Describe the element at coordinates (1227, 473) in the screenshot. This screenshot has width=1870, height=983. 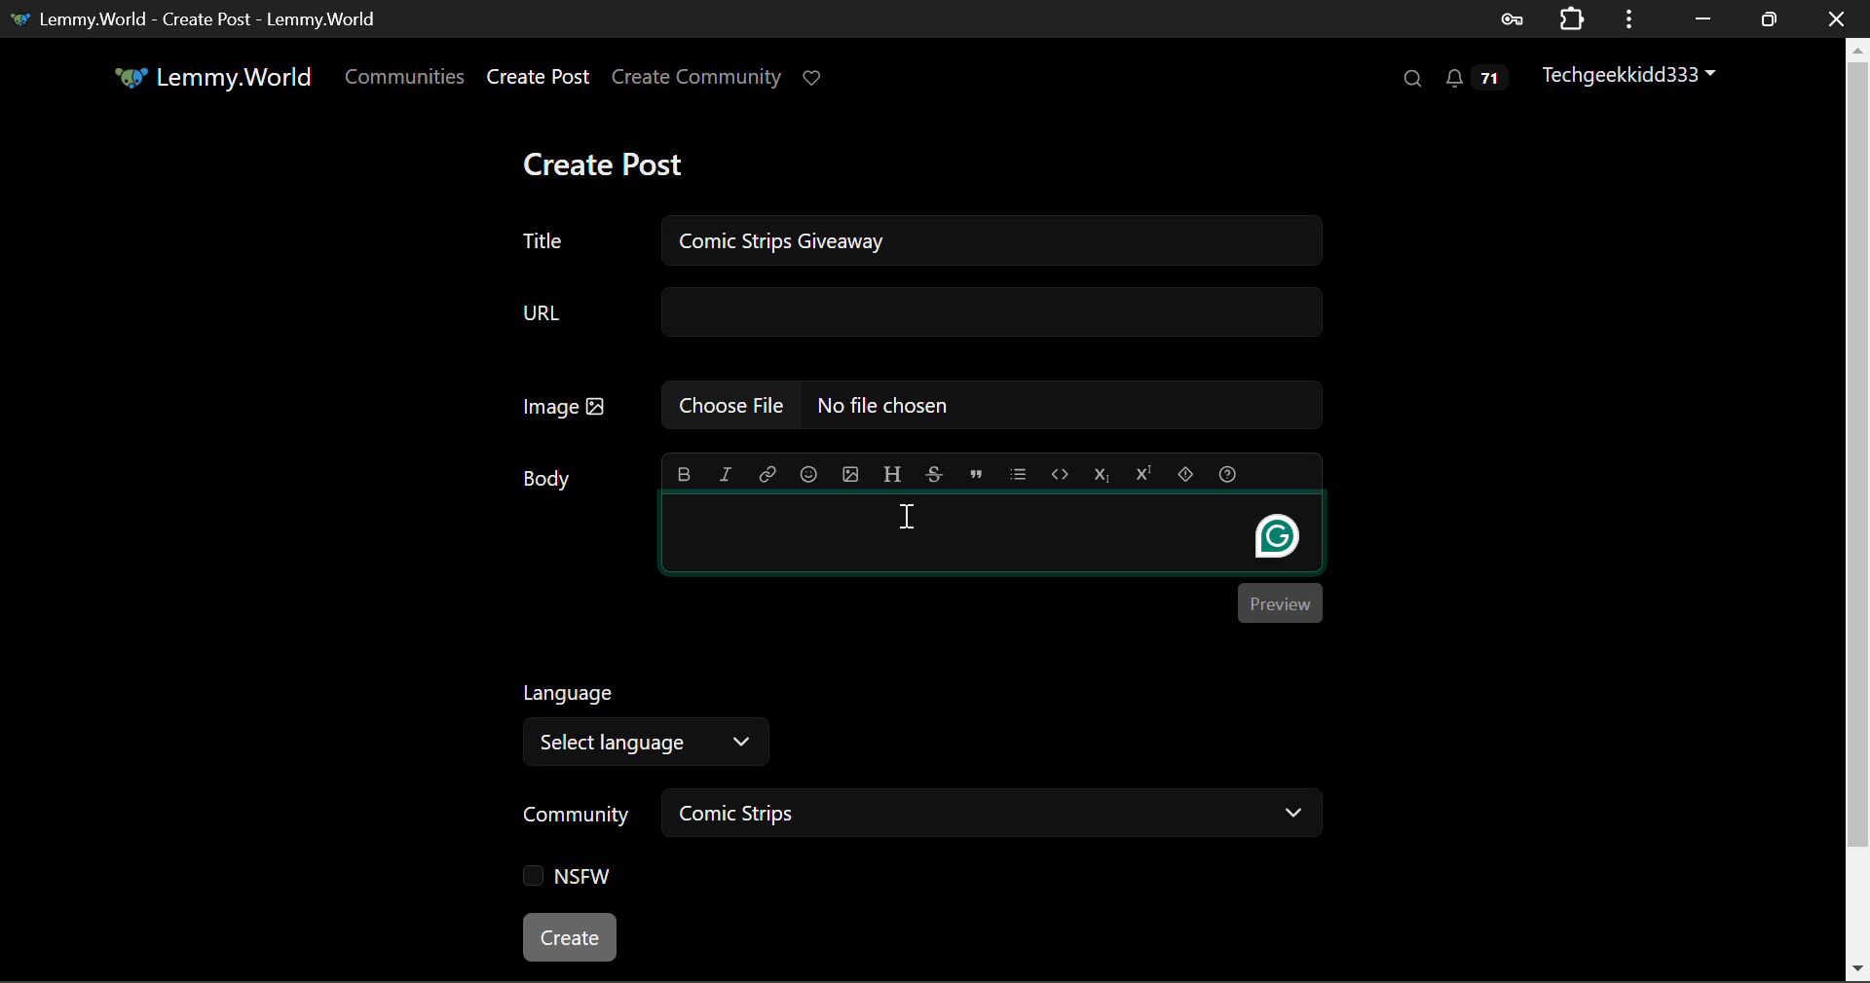
I see `formatting help` at that location.